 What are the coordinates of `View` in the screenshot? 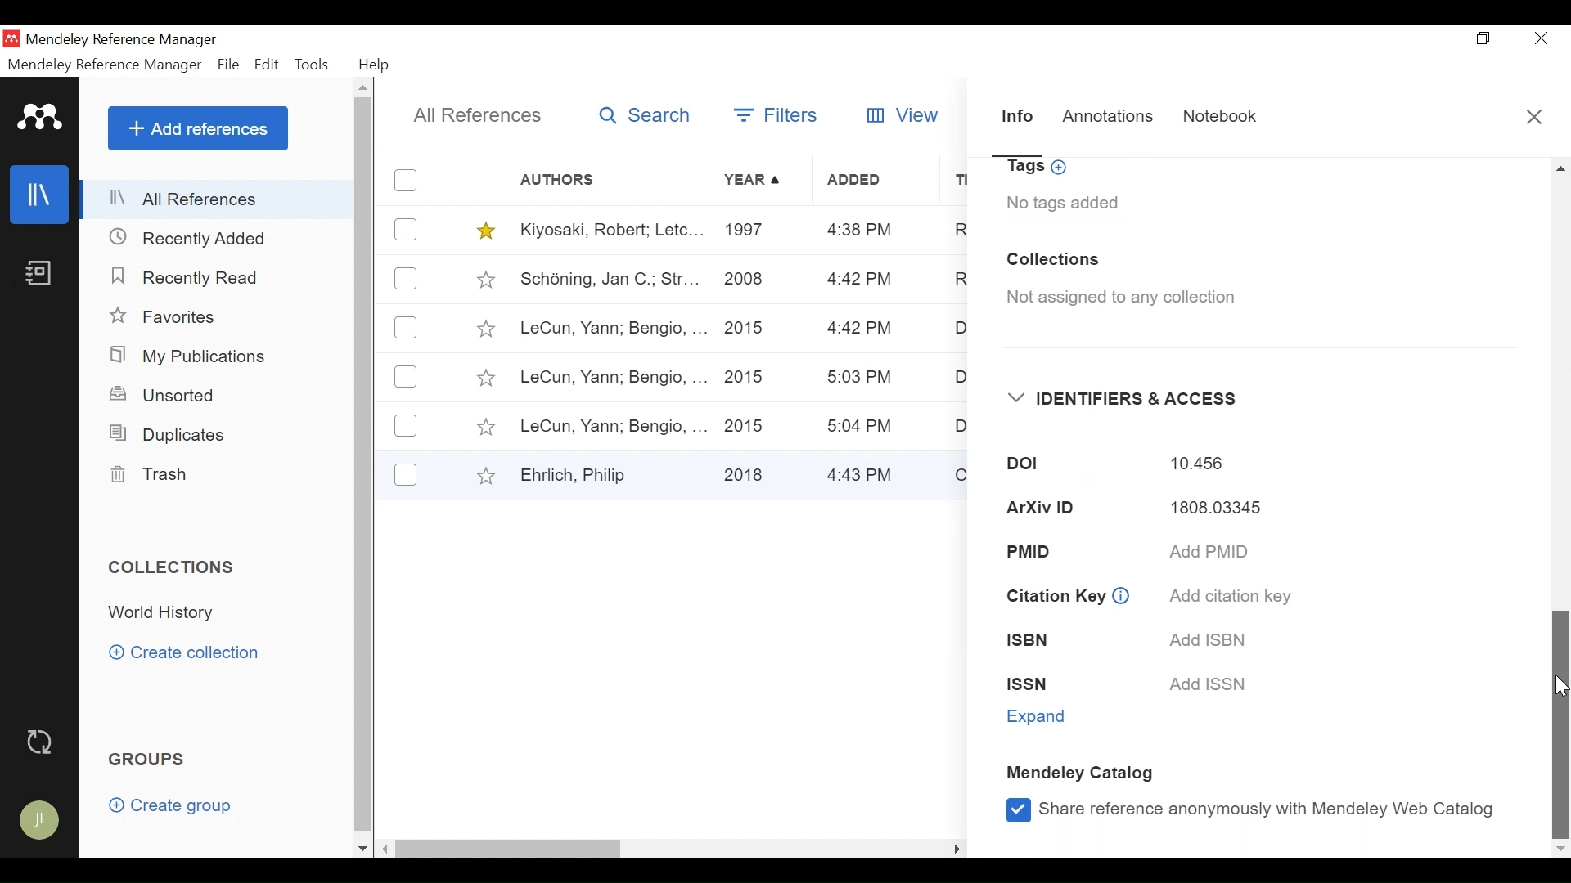 It's located at (905, 115).